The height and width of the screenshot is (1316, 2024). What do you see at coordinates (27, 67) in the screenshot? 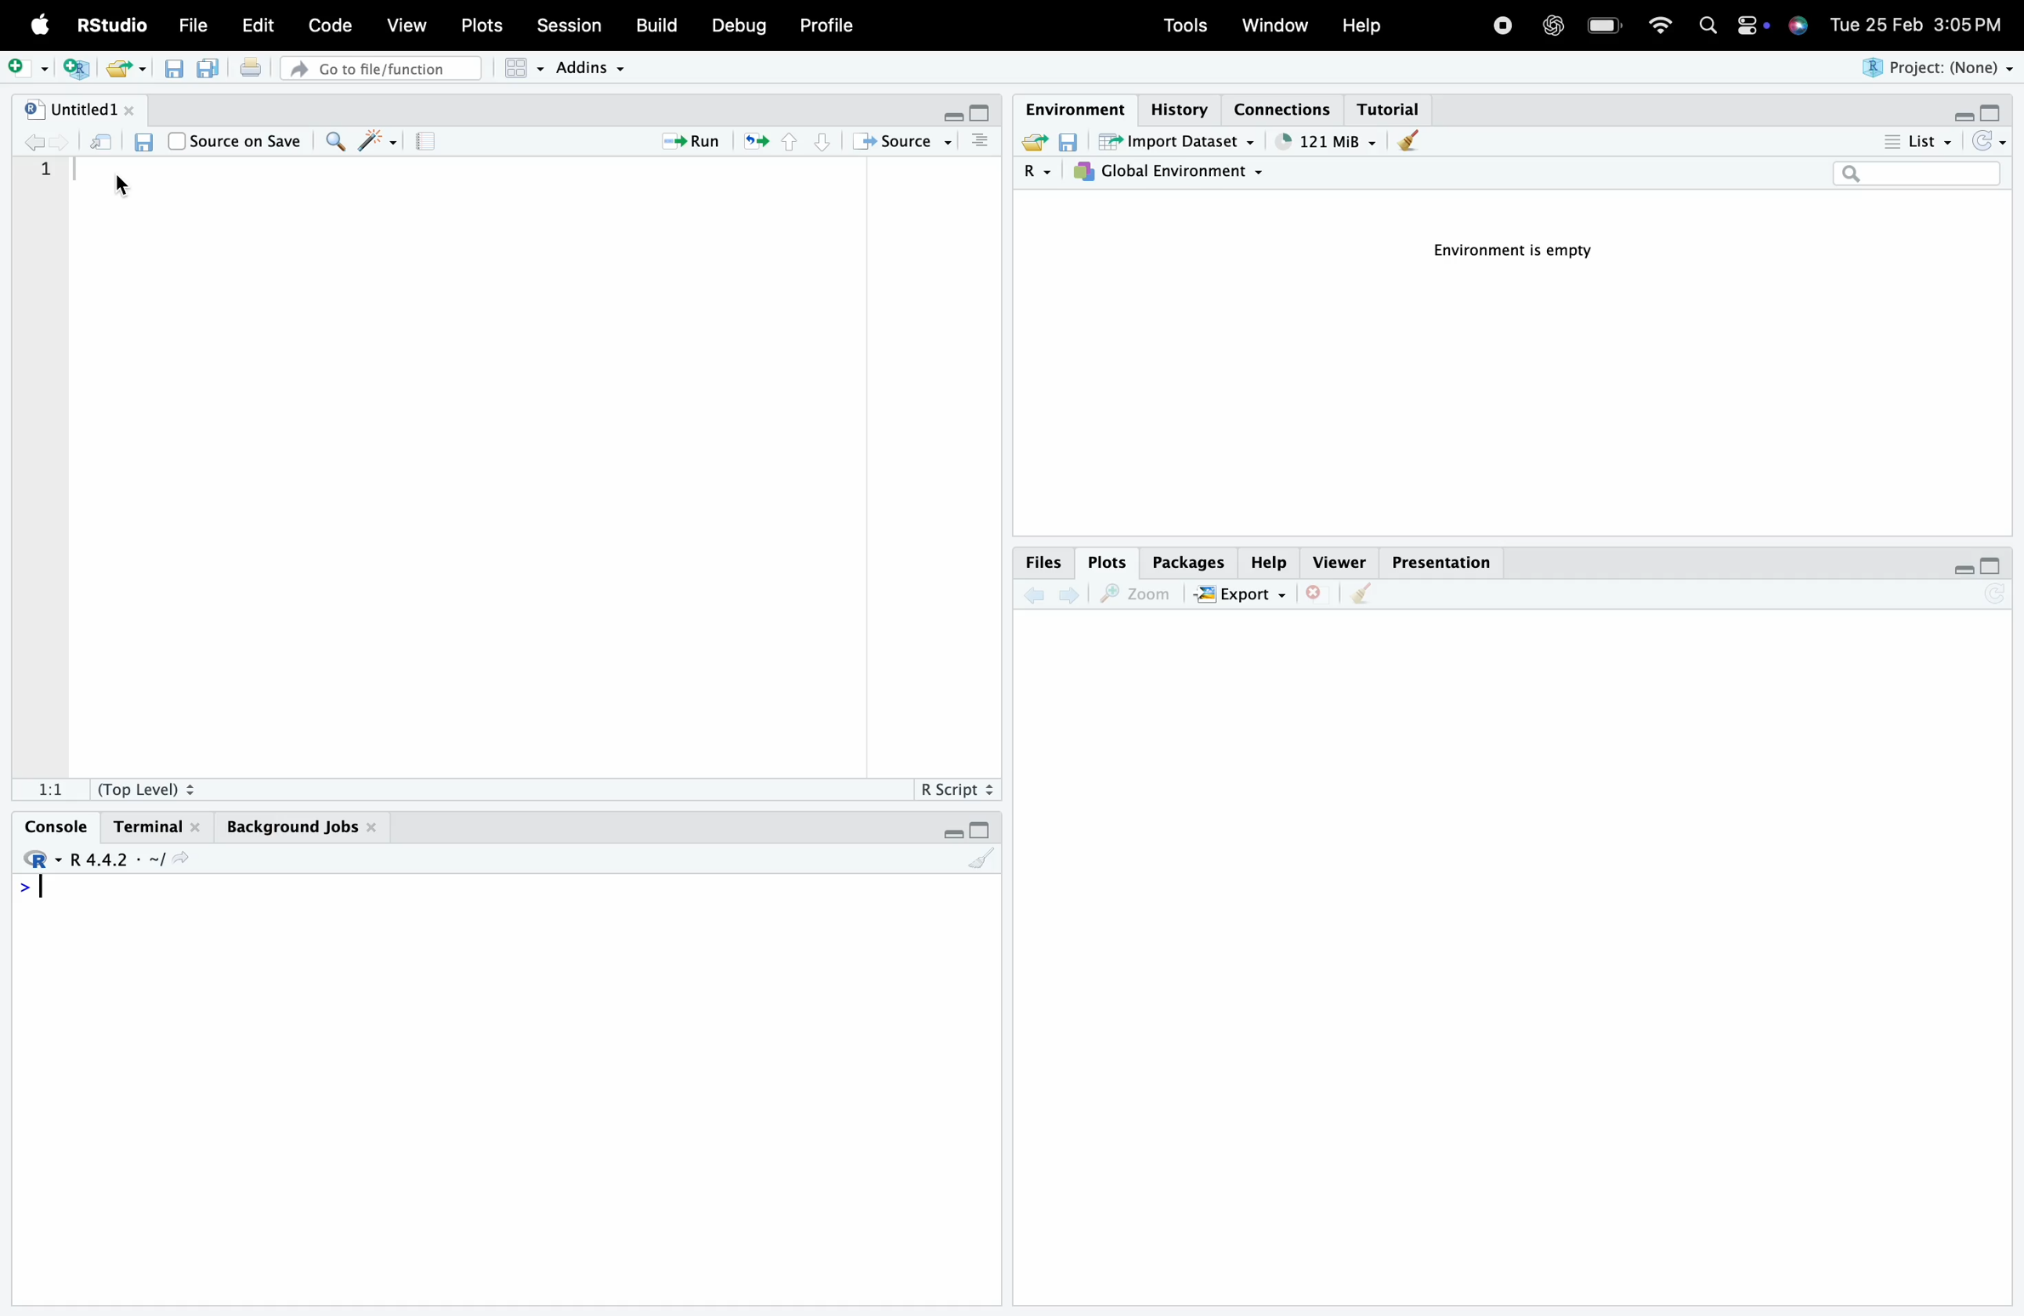
I see `New File` at bounding box center [27, 67].